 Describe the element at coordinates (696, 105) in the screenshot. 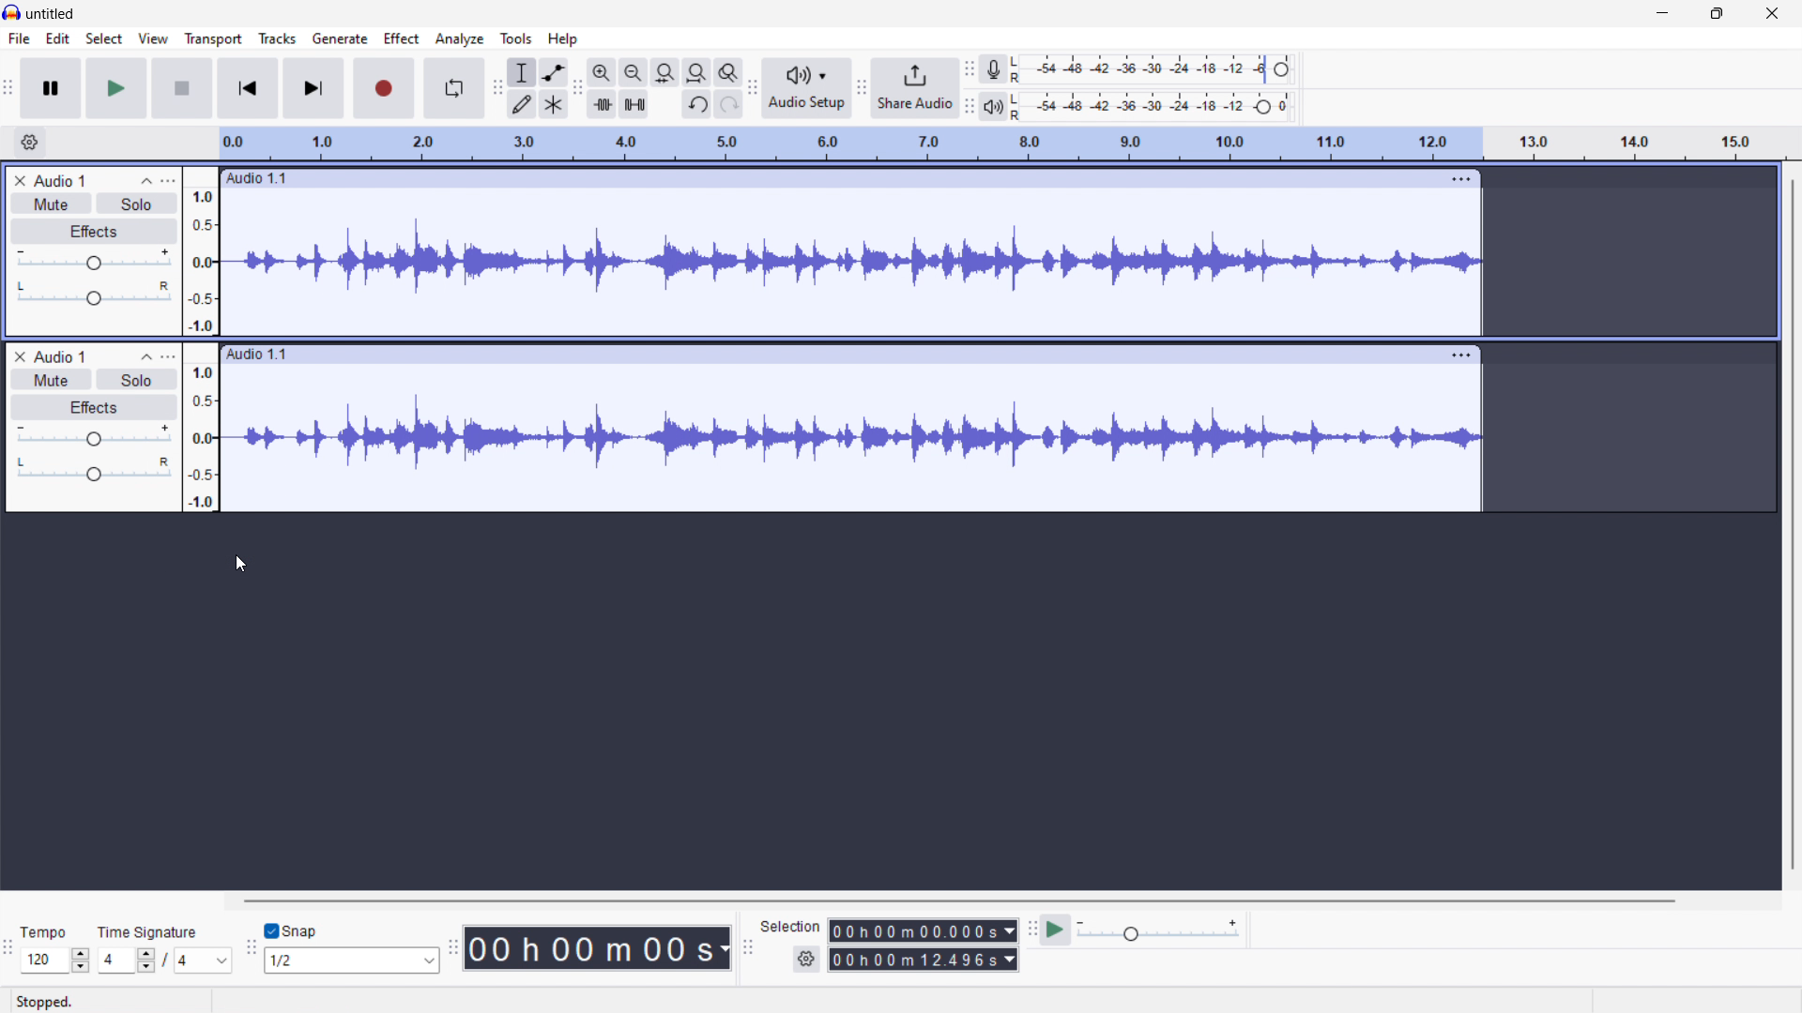

I see `undo` at that location.